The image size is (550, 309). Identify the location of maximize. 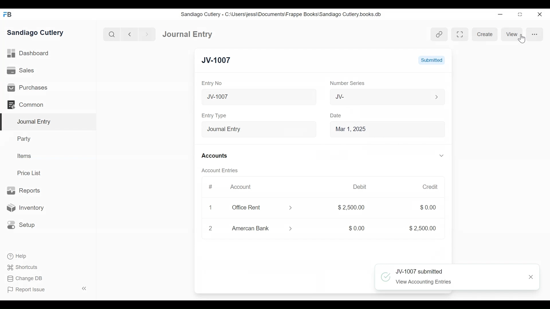
(520, 14).